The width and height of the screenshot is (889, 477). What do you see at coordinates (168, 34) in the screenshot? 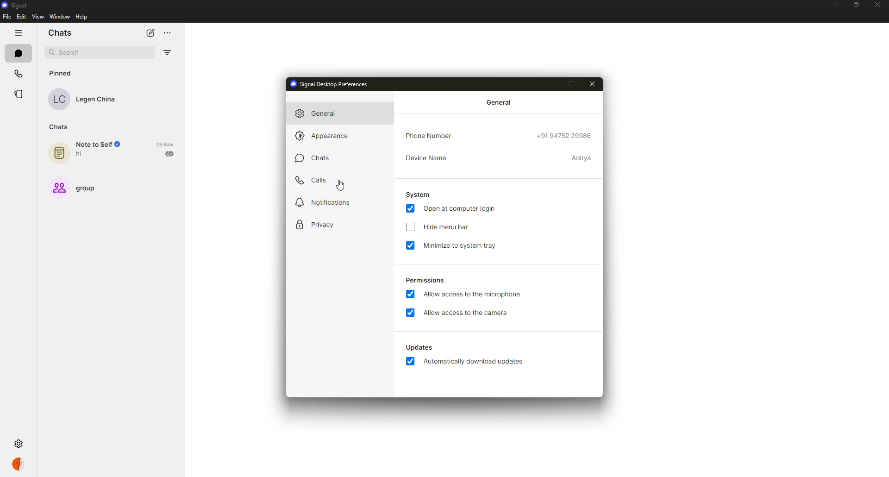
I see `more` at bounding box center [168, 34].